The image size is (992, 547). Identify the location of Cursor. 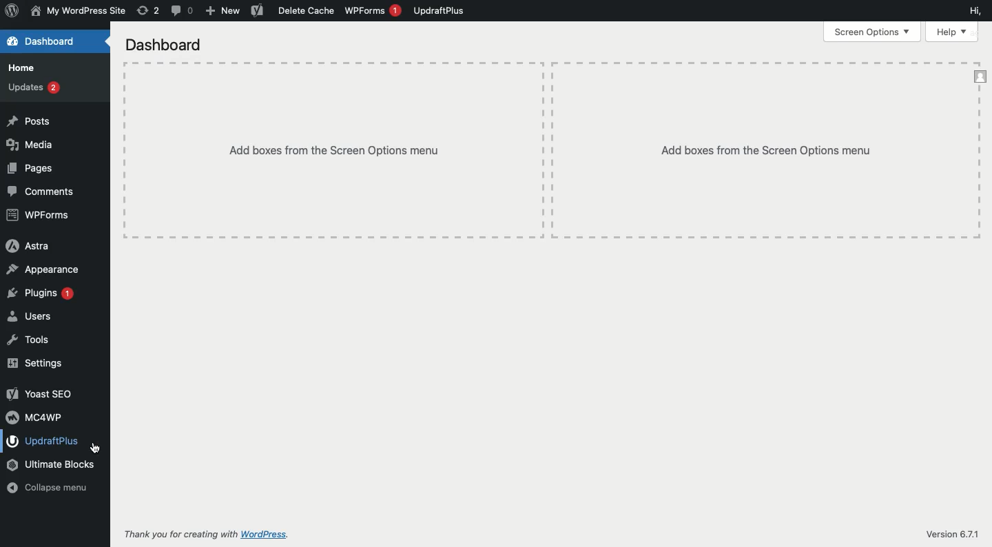
(96, 447).